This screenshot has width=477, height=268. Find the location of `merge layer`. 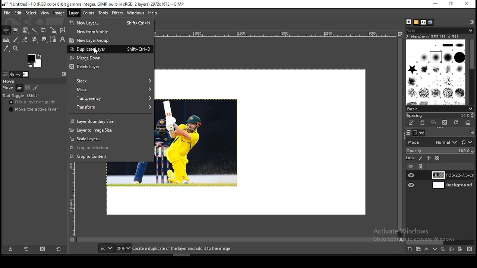

merge layer is located at coordinates (452, 249).